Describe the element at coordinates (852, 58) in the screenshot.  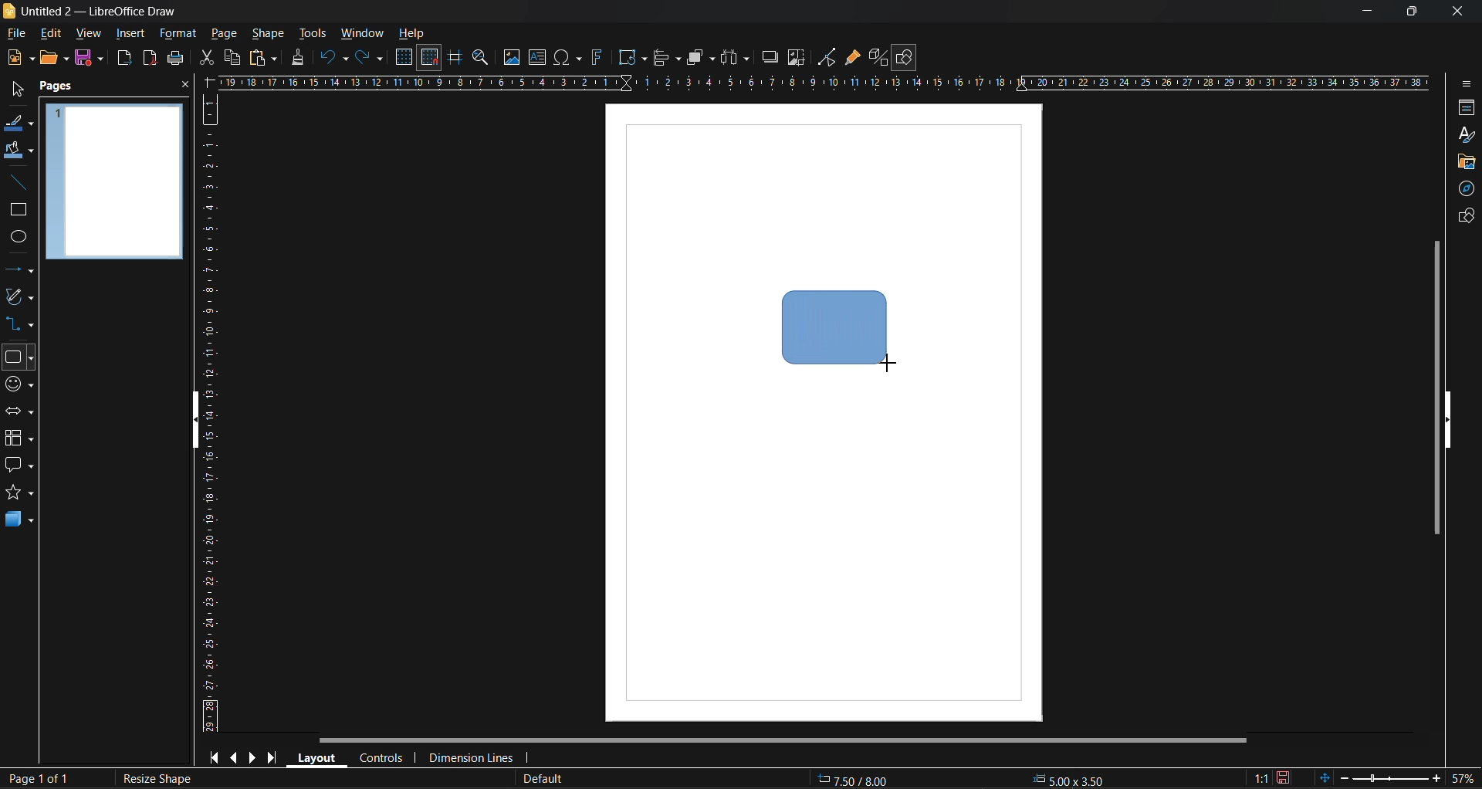
I see `show gluepoint functions` at that location.